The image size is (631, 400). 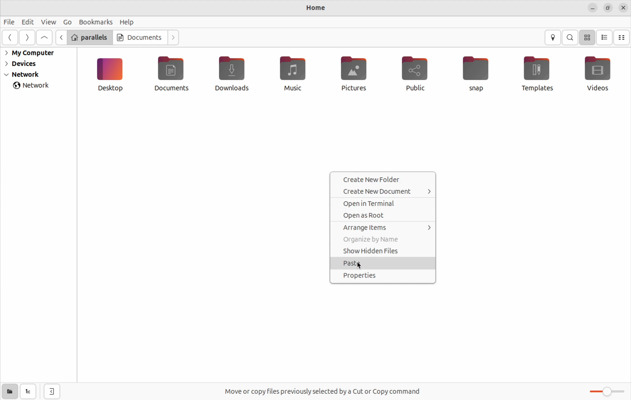 What do you see at coordinates (608, 391) in the screenshot?
I see `slider` at bounding box center [608, 391].